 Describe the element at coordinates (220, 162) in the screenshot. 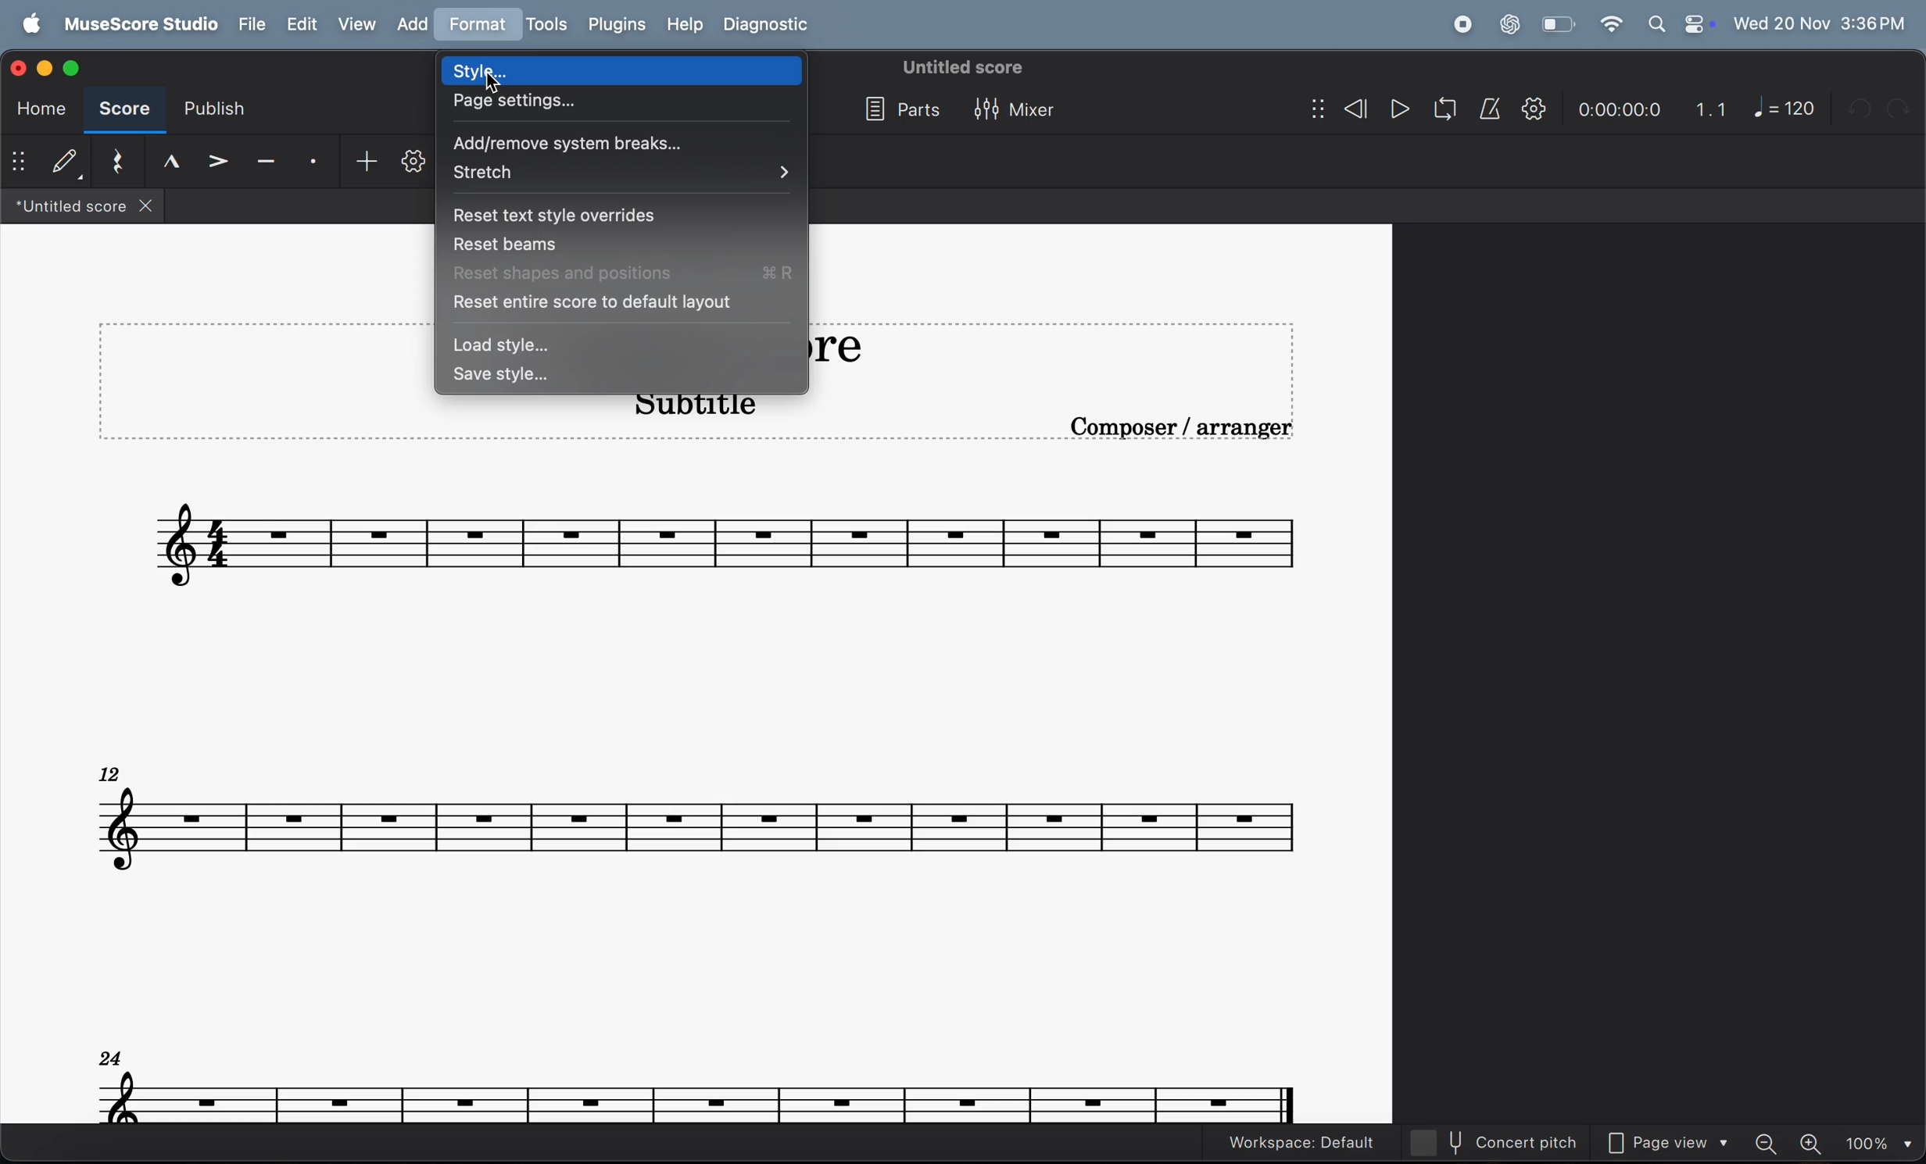

I see `accent` at that location.